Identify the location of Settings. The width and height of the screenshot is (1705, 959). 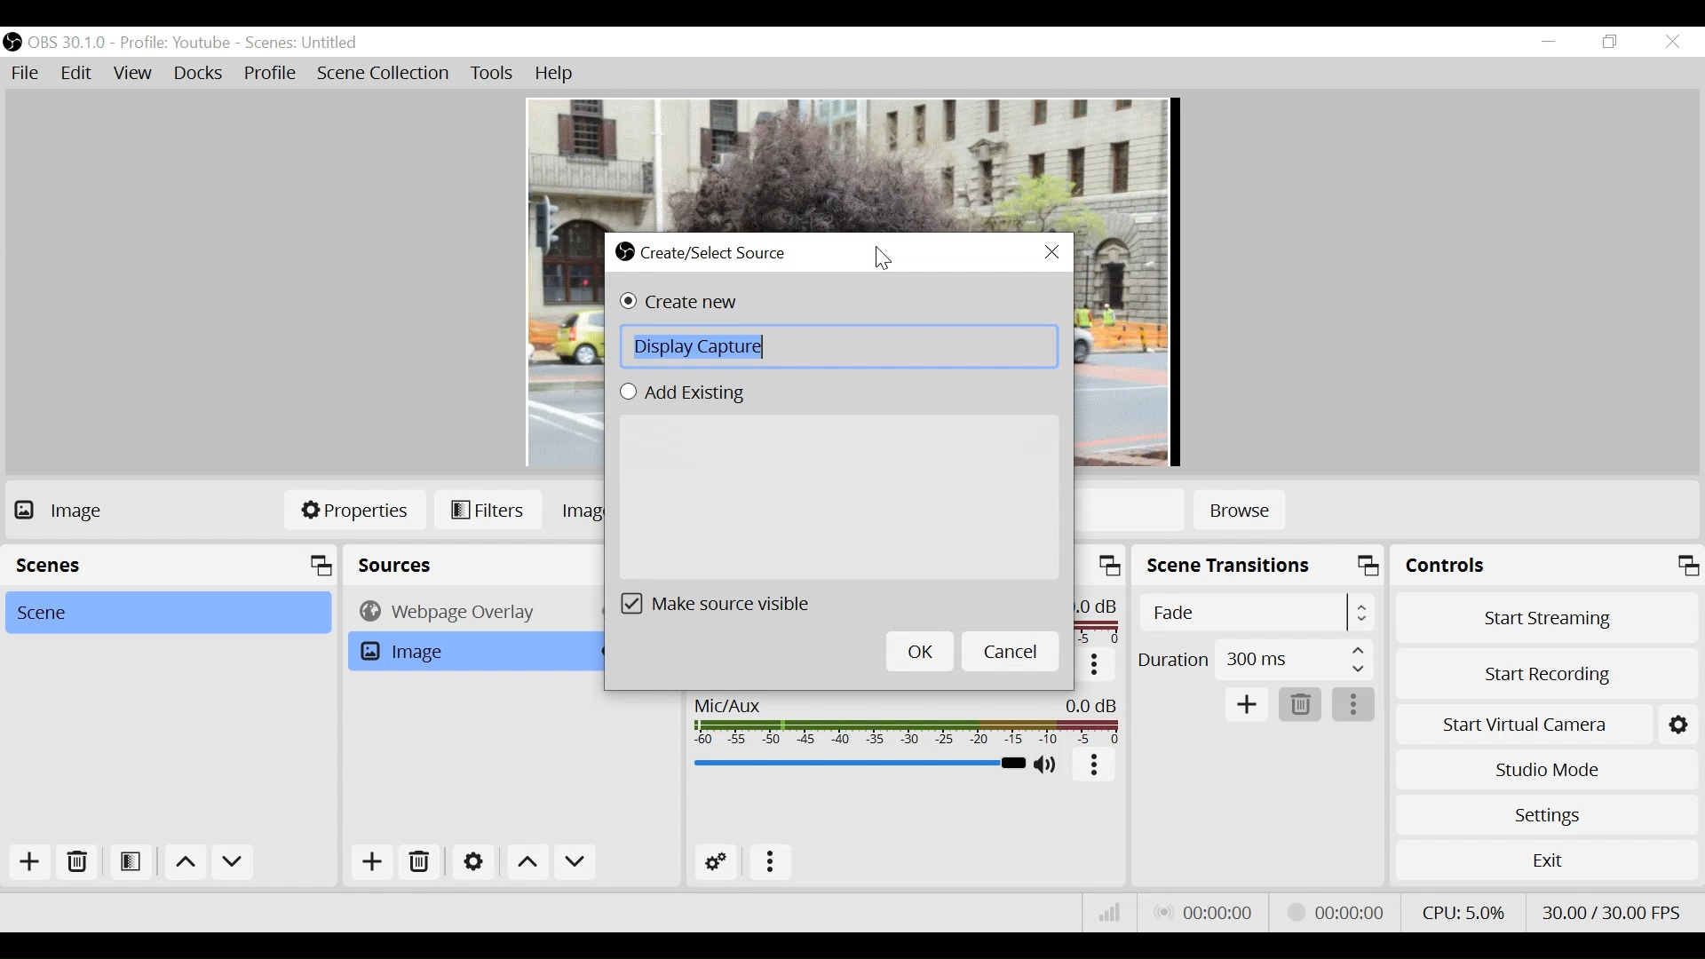
(1677, 725).